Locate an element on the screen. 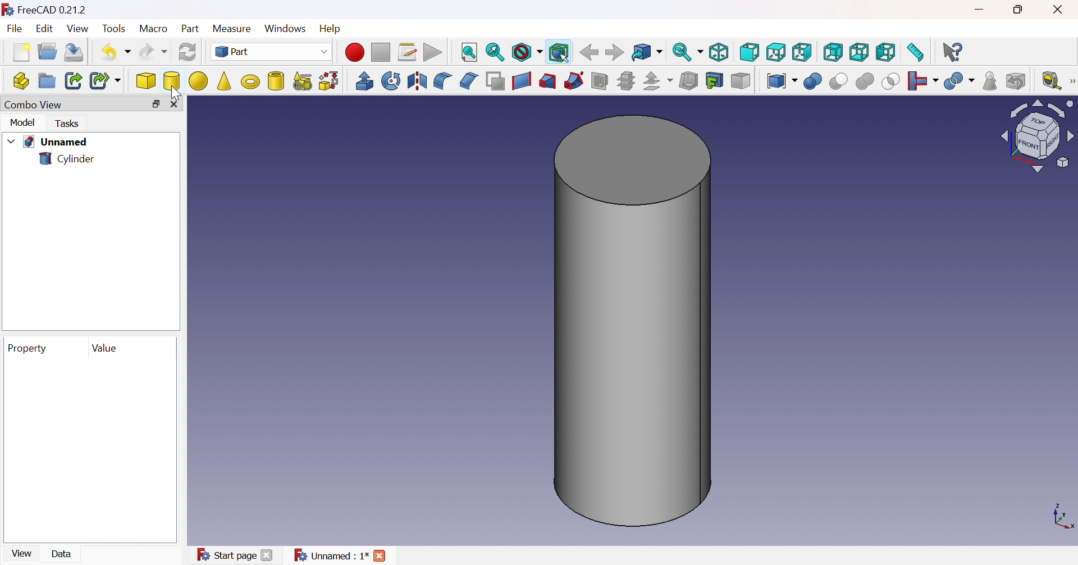 This screenshot has height=565, width=1078. Intersection is located at coordinates (891, 82).